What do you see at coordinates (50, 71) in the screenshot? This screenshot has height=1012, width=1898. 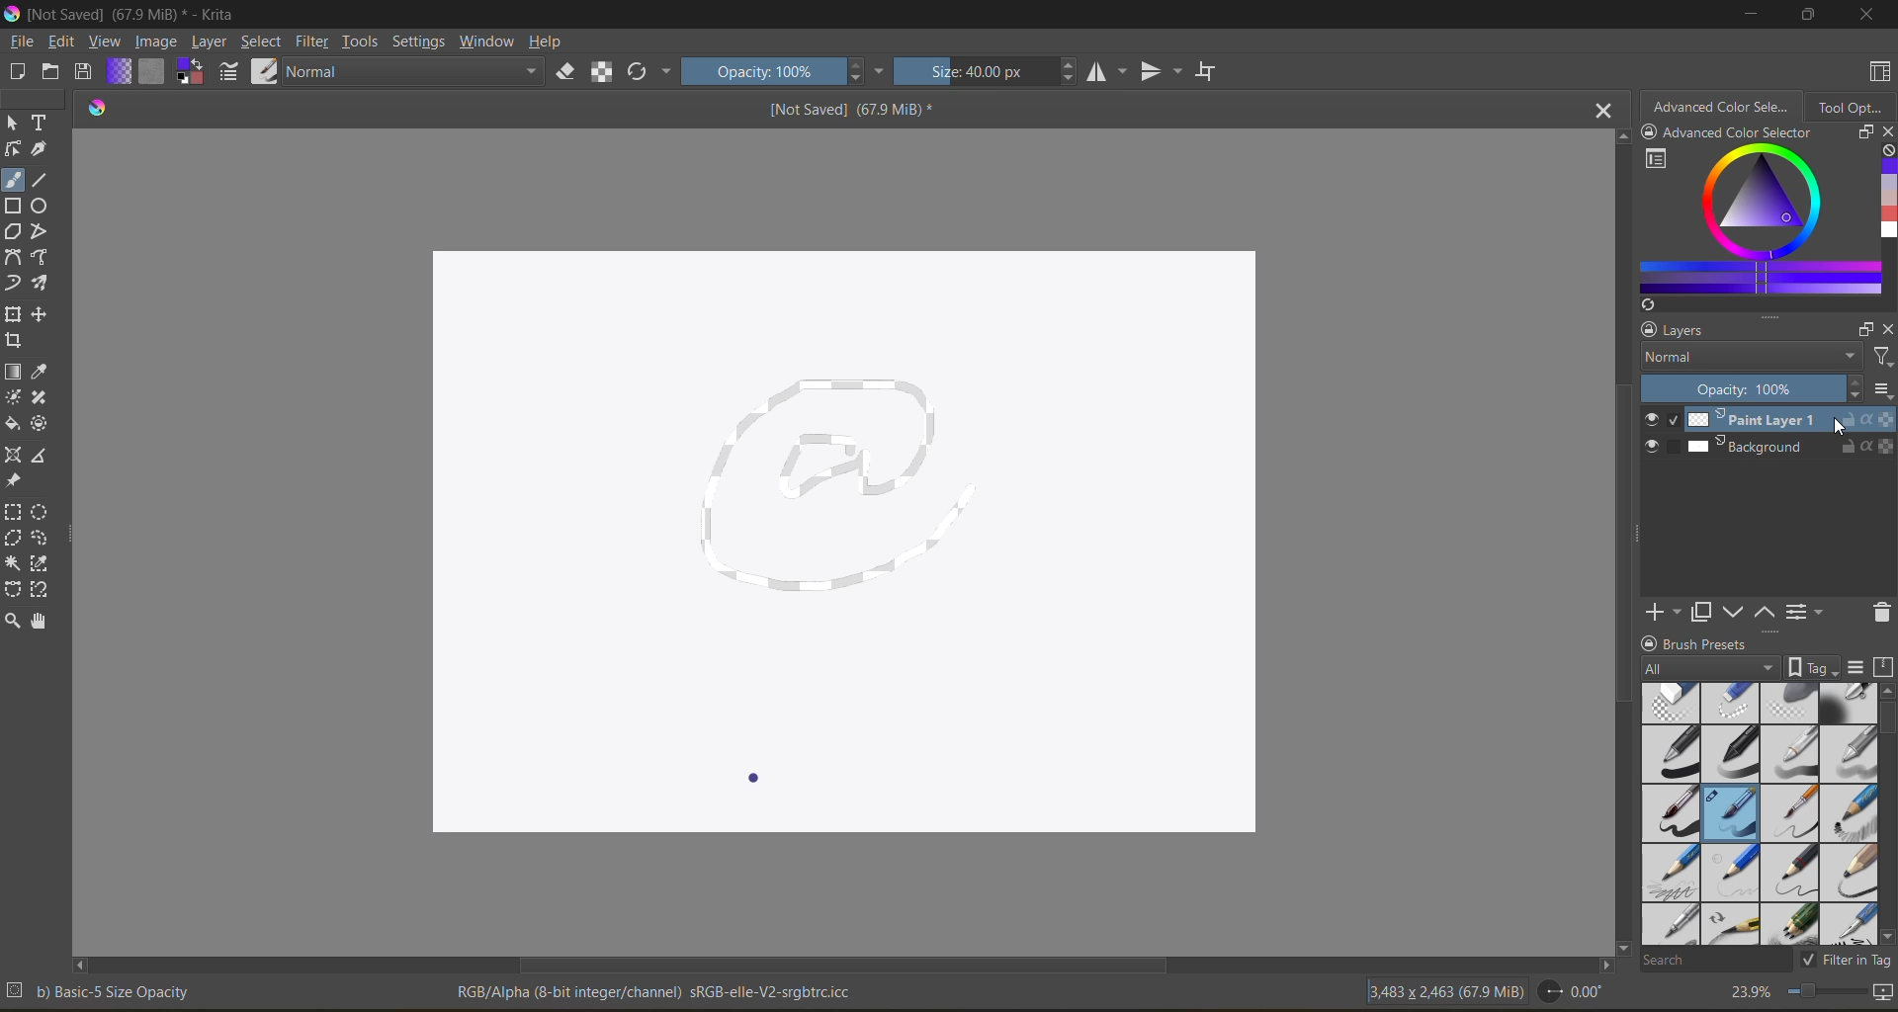 I see `open` at bounding box center [50, 71].